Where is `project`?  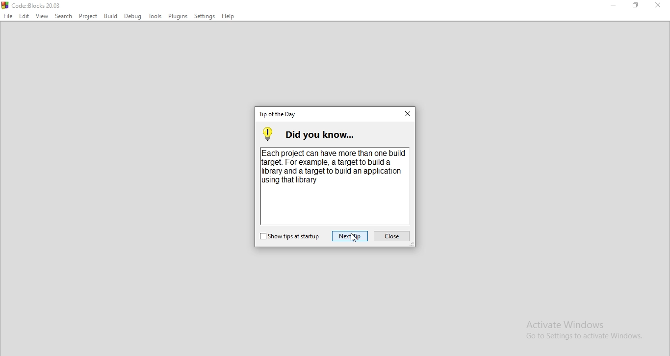
project is located at coordinates (87, 16).